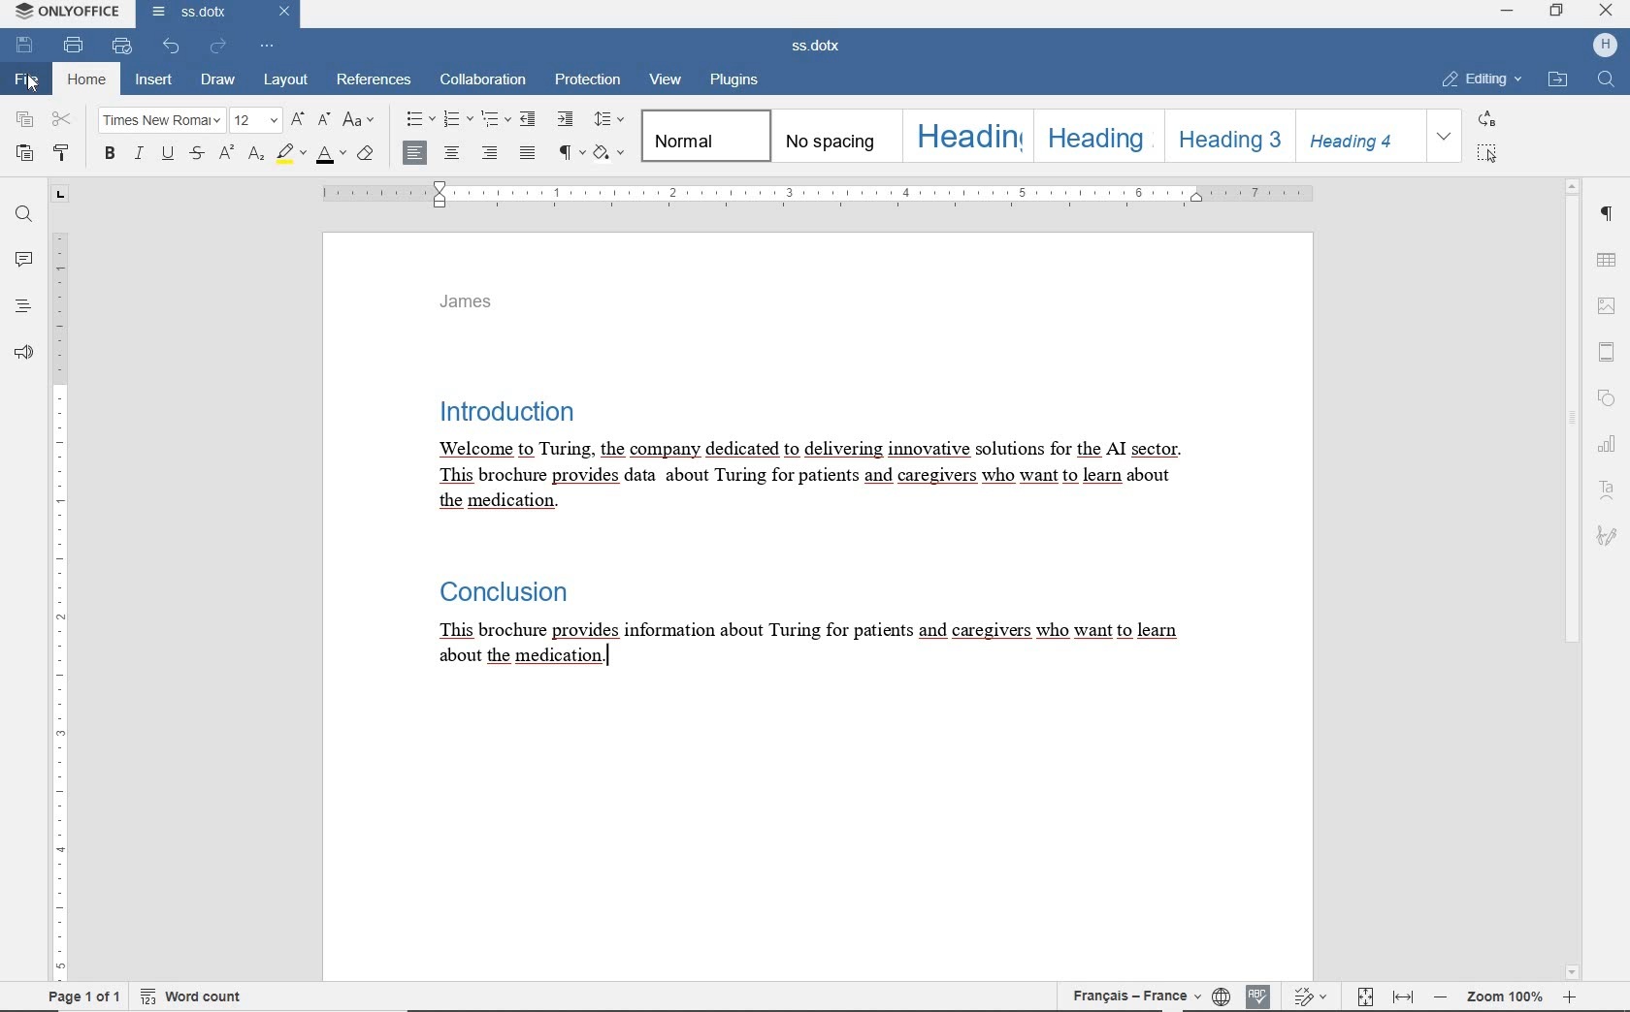 The image size is (1630, 1012). Describe the element at coordinates (1224, 137) in the screenshot. I see `HEADING 3` at that location.